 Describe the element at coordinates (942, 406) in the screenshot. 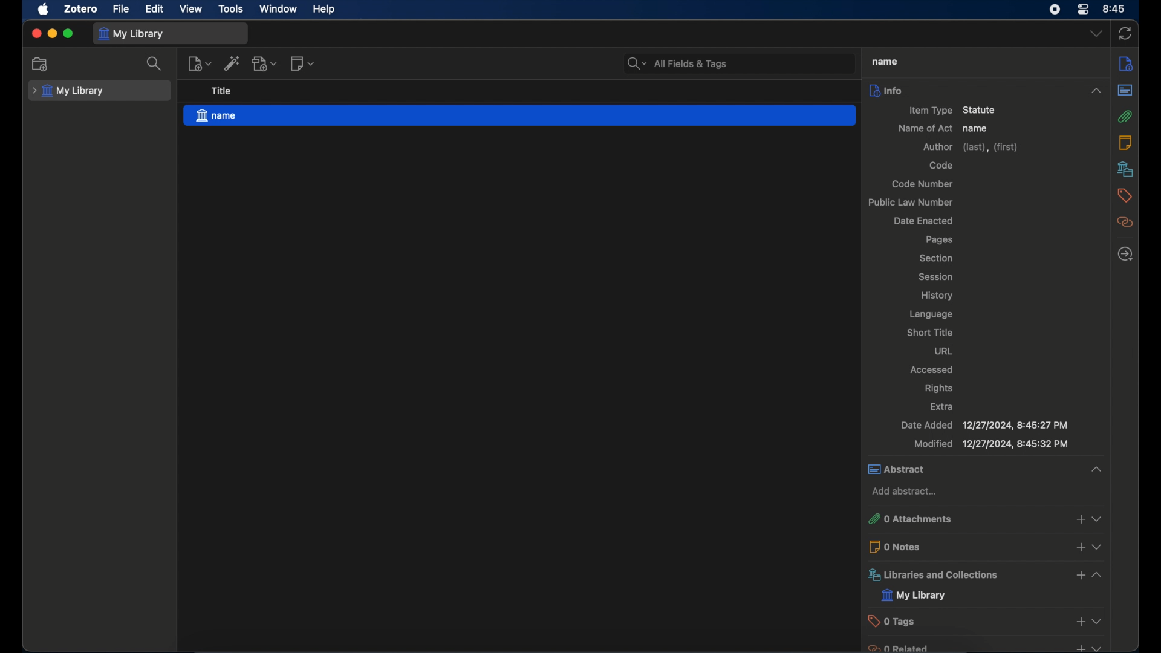

I see `extra` at that location.